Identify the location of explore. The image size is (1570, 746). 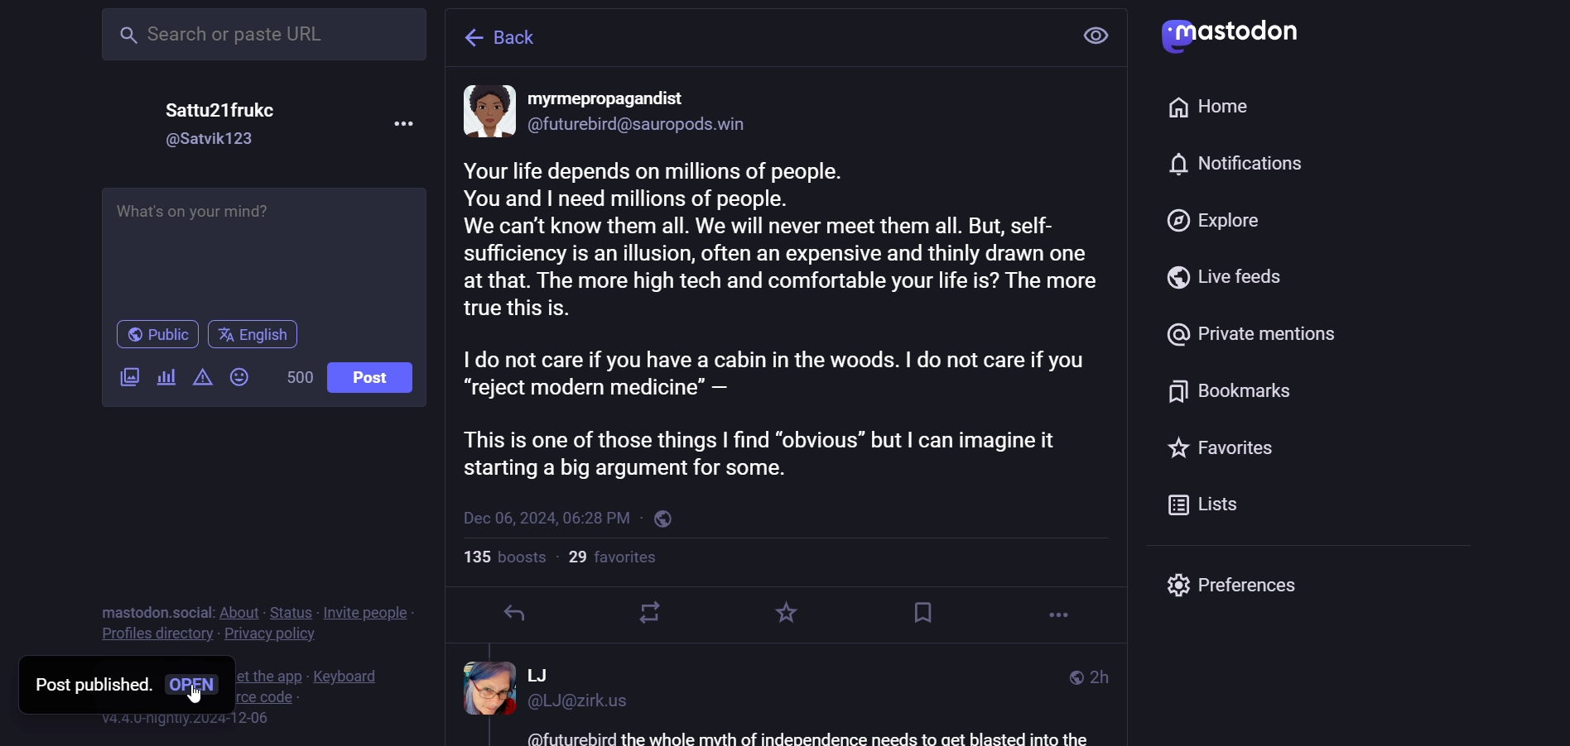
(1213, 222).